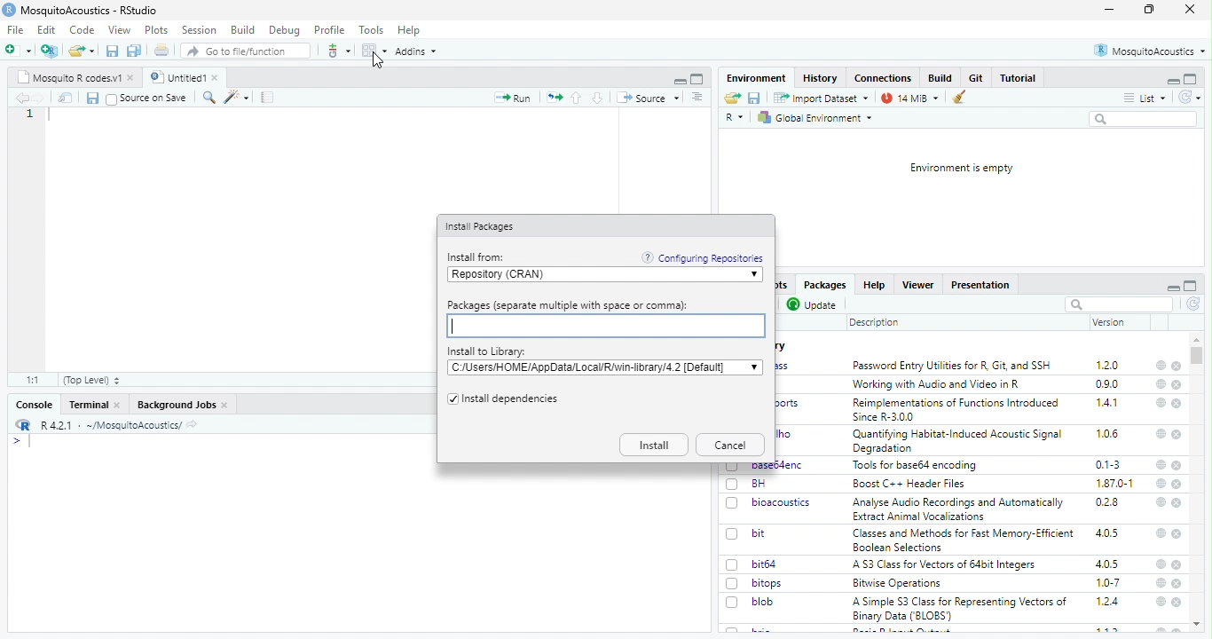 The width and height of the screenshot is (1212, 639). Describe the element at coordinates (765, 564) in the screenshot. I see `bit64` at that location.